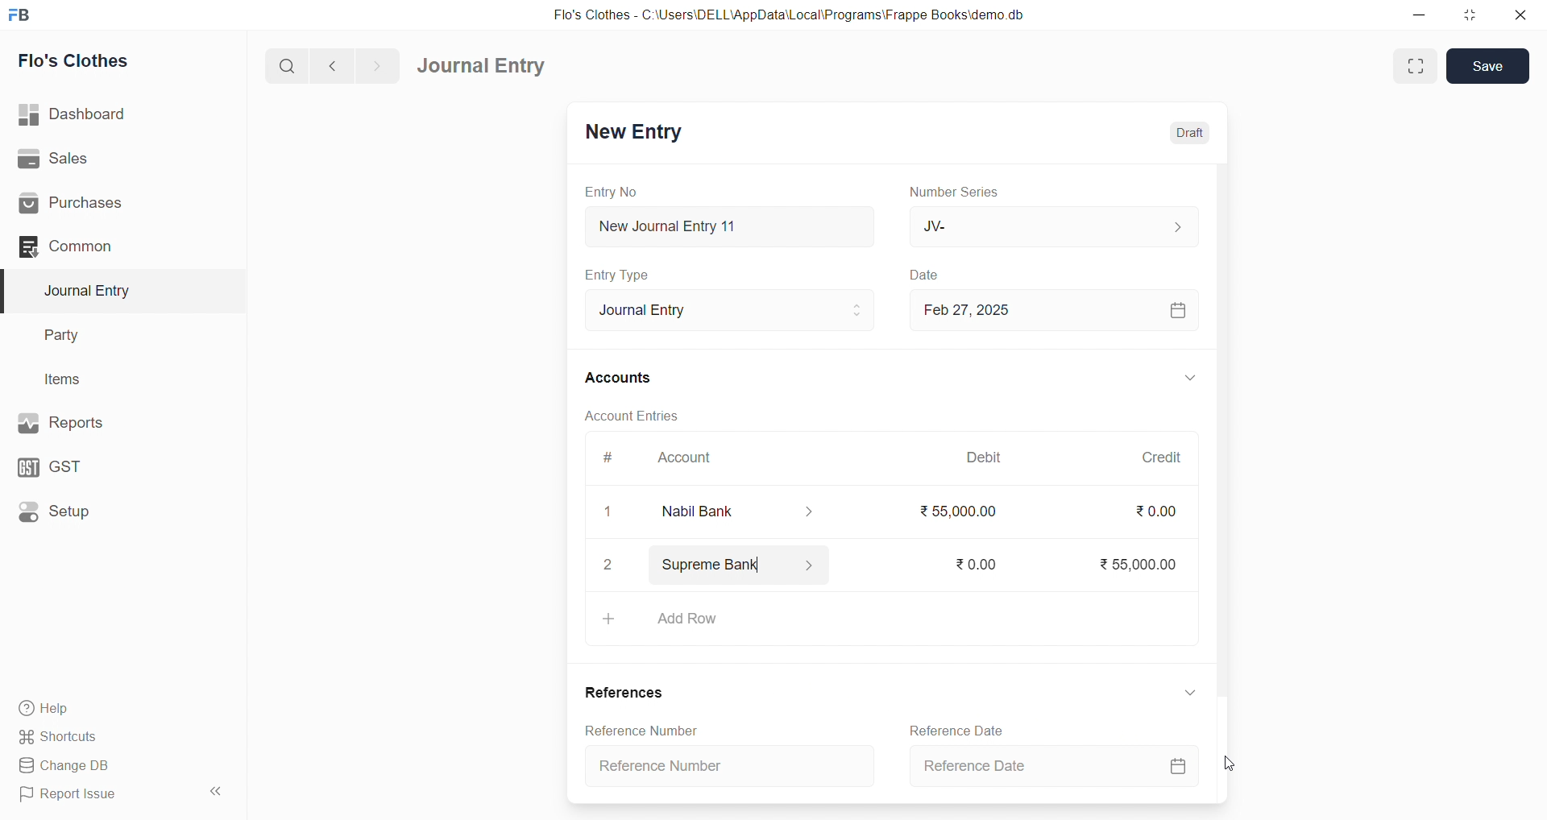  What do you see at coordinates (691, 456) in the screenshot?
I see `Account` at bounding box center [691, 456].